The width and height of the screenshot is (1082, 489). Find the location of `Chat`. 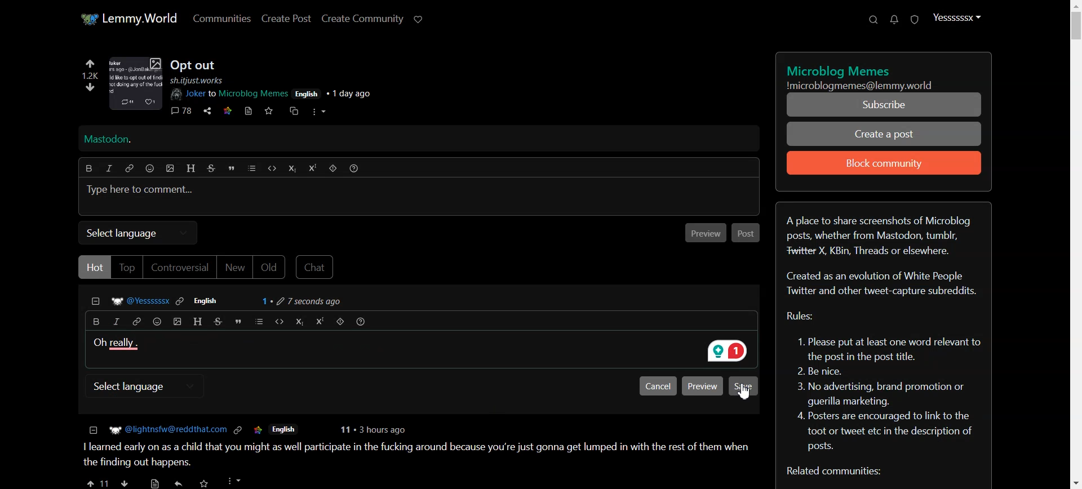

Chat is located at coordinates (317, 266).